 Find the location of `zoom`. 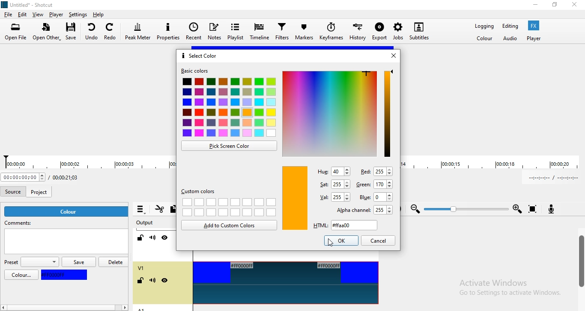

zoom is located at coordinates (412, 210).